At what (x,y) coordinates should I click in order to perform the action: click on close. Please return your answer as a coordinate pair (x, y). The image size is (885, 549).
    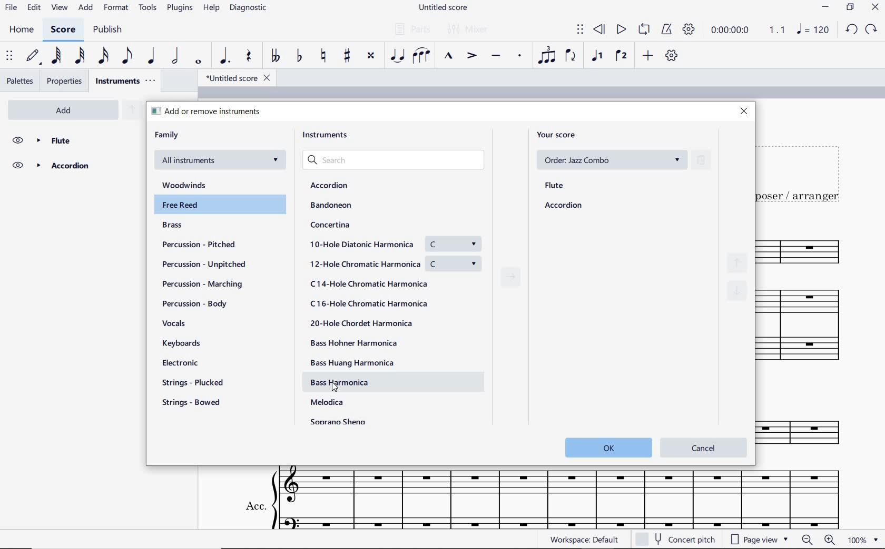
    Looking at the image, I should click on (745, 110).